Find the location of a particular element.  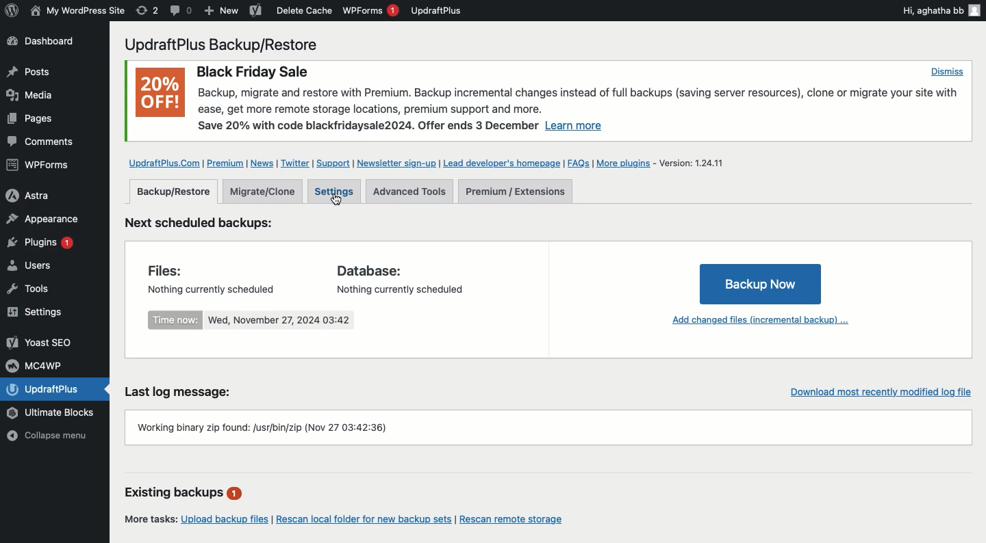

Newsletter sign up is located at coordinates (394, 163).